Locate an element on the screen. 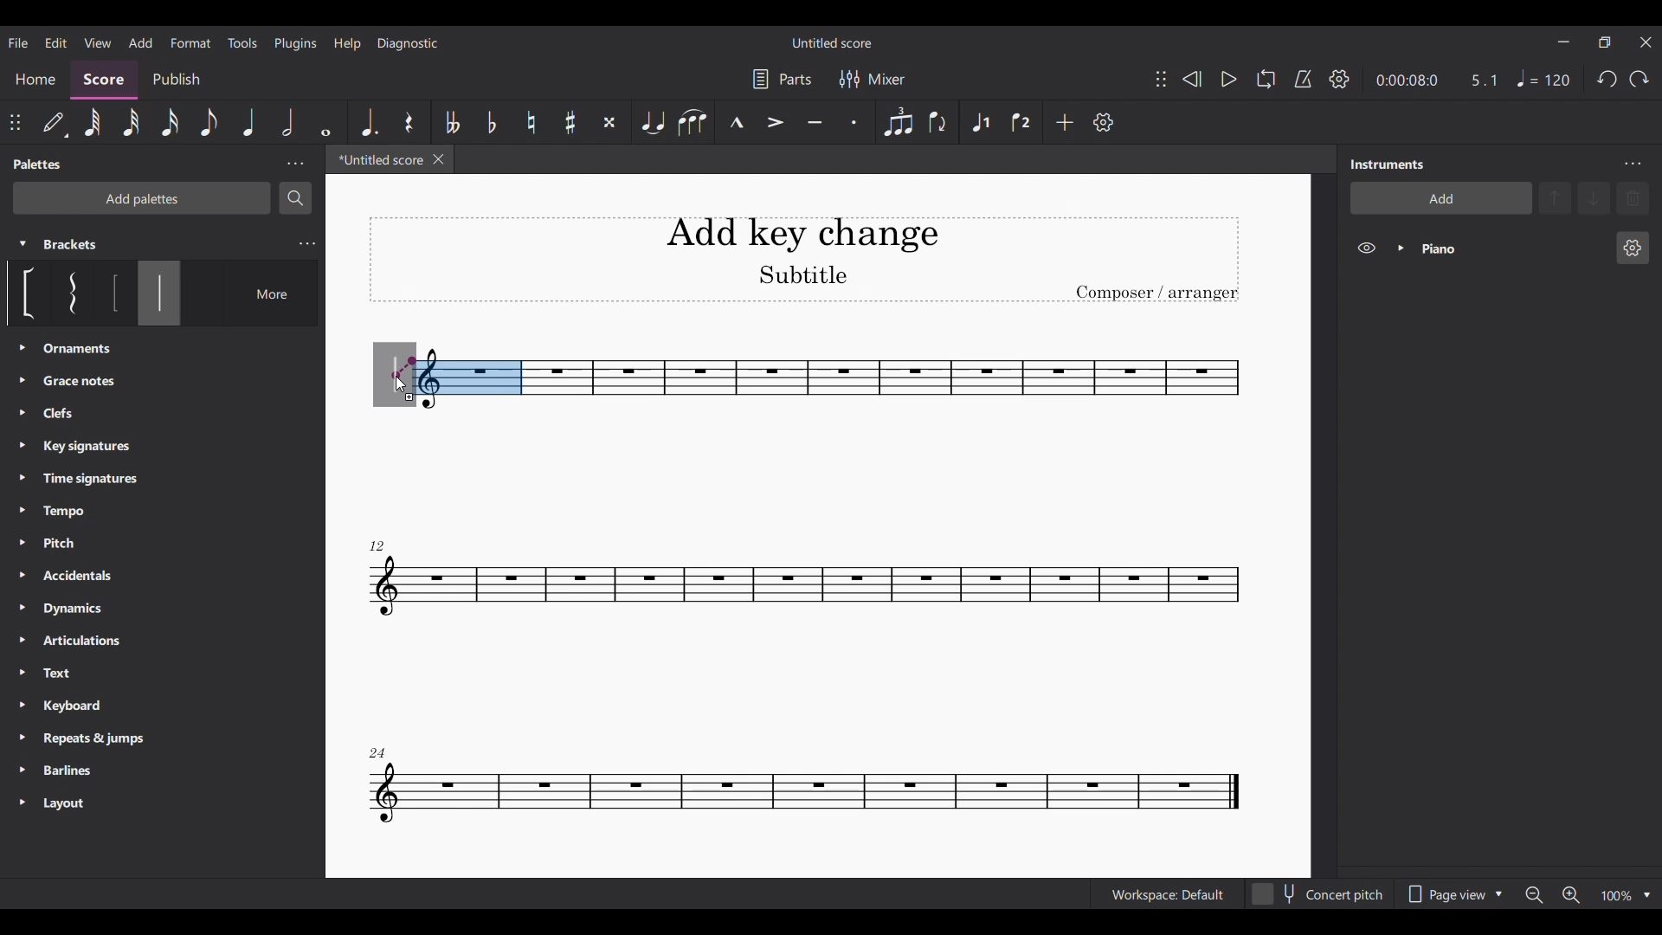  Title, sub-title, and composer name is located at coordinates (804, 259).